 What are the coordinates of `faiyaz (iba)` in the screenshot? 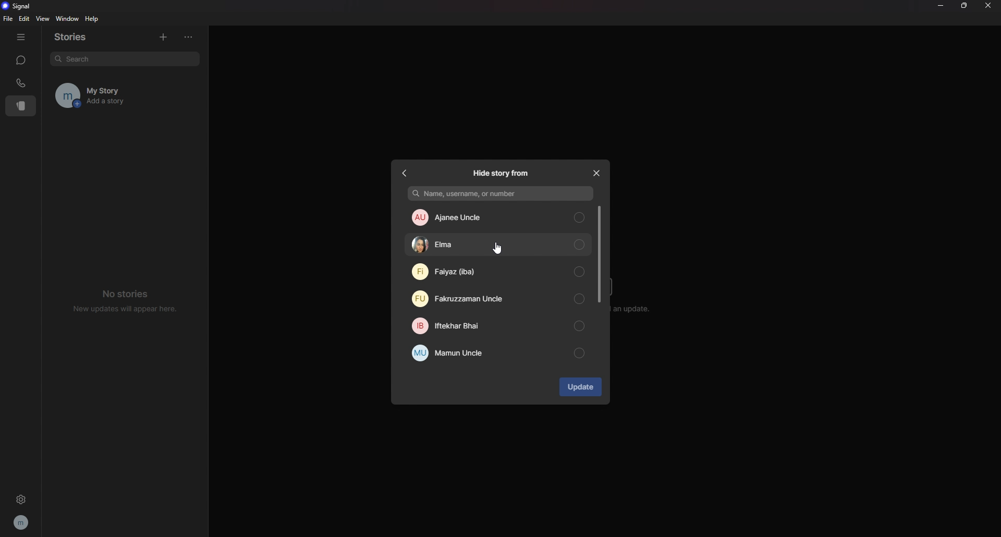 It's located at (497, 272).